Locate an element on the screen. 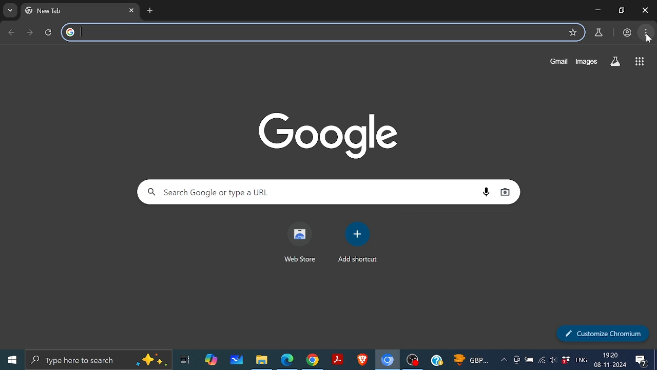  Customize chromium is located at coordinates (603, 334).